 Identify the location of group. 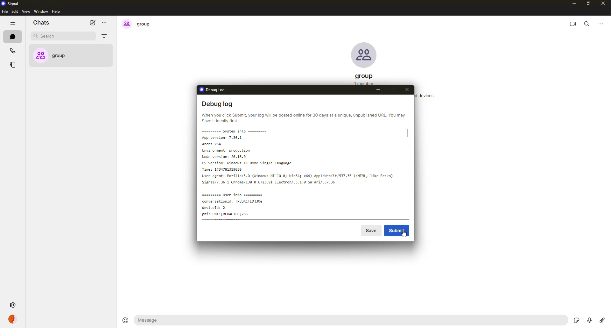
(67, 55).